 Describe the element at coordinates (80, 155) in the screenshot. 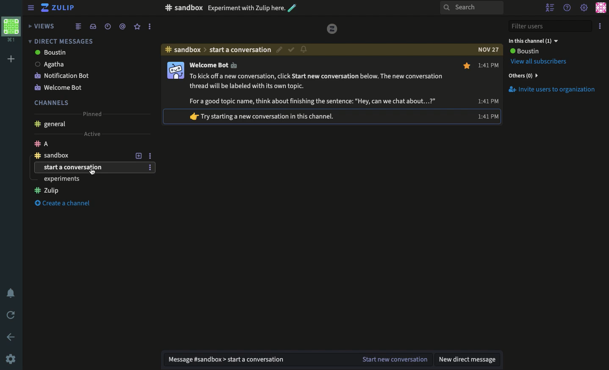

I see `Chanel sandbox` at that location.